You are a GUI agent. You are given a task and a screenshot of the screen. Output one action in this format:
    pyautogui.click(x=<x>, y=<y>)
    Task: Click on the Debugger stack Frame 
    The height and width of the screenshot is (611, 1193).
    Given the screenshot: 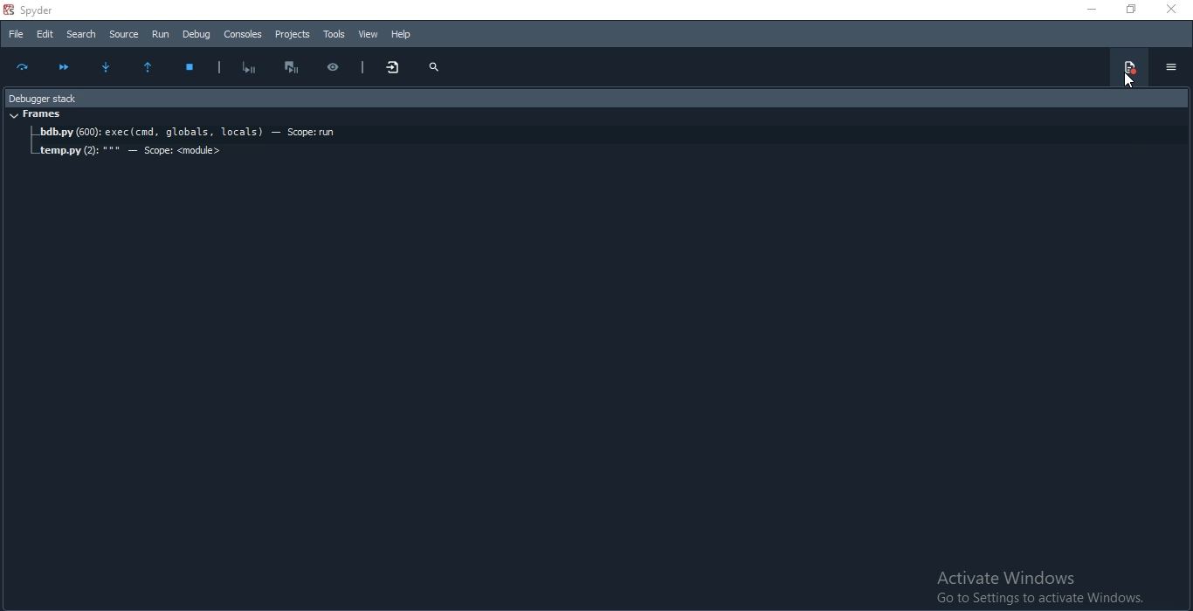 What is the action you would take?
    pyautogui.click(x=595, y=96)
    